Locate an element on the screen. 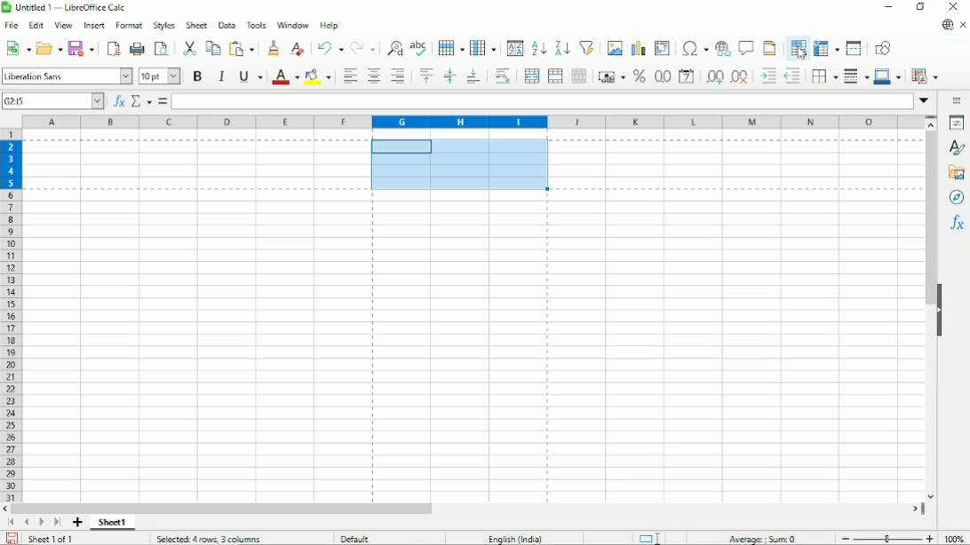  Scroll to first page is located at coordinates (11, 522).